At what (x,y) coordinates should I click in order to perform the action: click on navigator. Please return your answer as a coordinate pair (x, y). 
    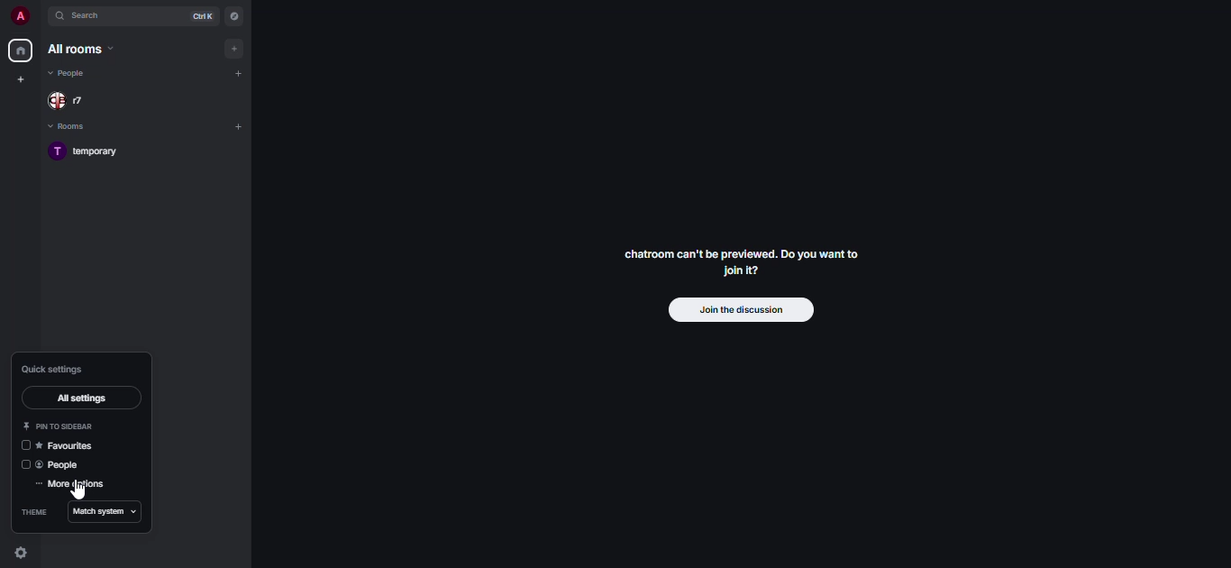
    Looking at the image, I should click on (233, 19).